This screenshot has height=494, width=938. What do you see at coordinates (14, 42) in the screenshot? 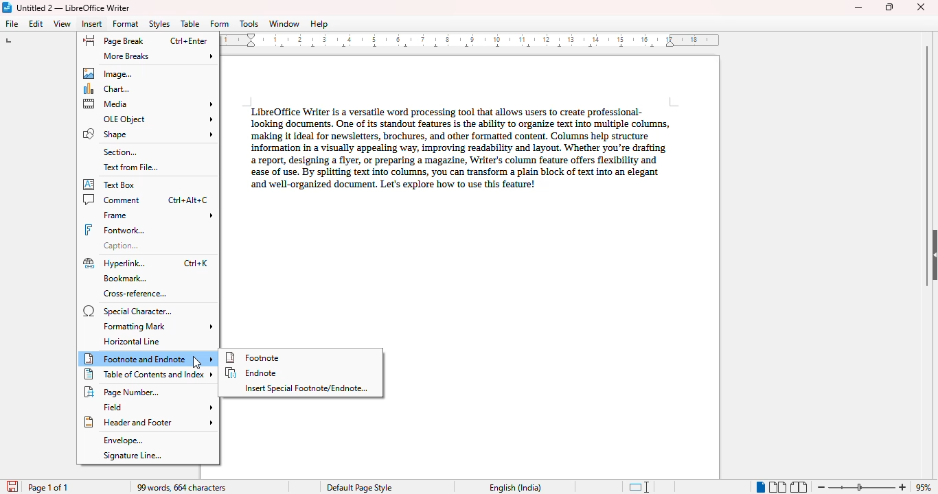
I see `tab stop` at bounding box center [14, 42].